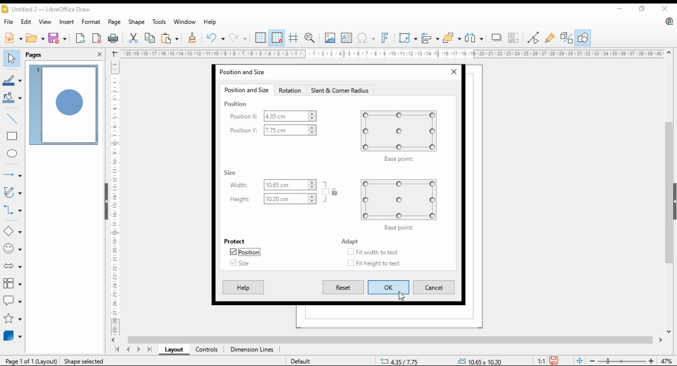 The height and width of the screenshot is (366, 677). I want to click on height: 10.20cm, so click(270, 199).